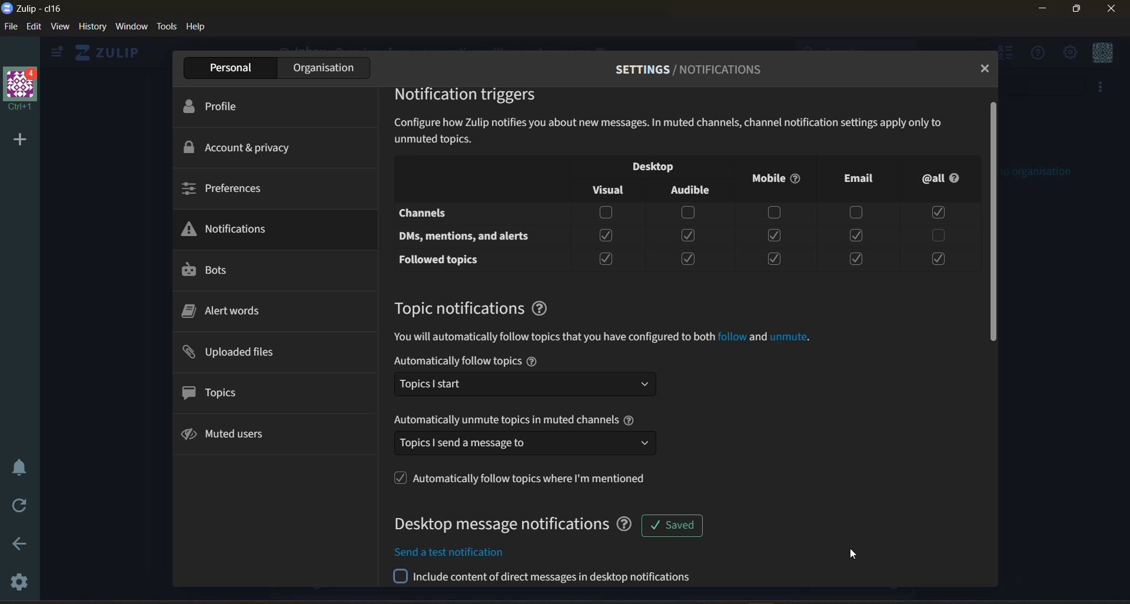 This screenshot has height=604, width=1130. What do you see at coordinates (222, 106) in the screenshot?
I see `profile` at bounding box center [222, 106].